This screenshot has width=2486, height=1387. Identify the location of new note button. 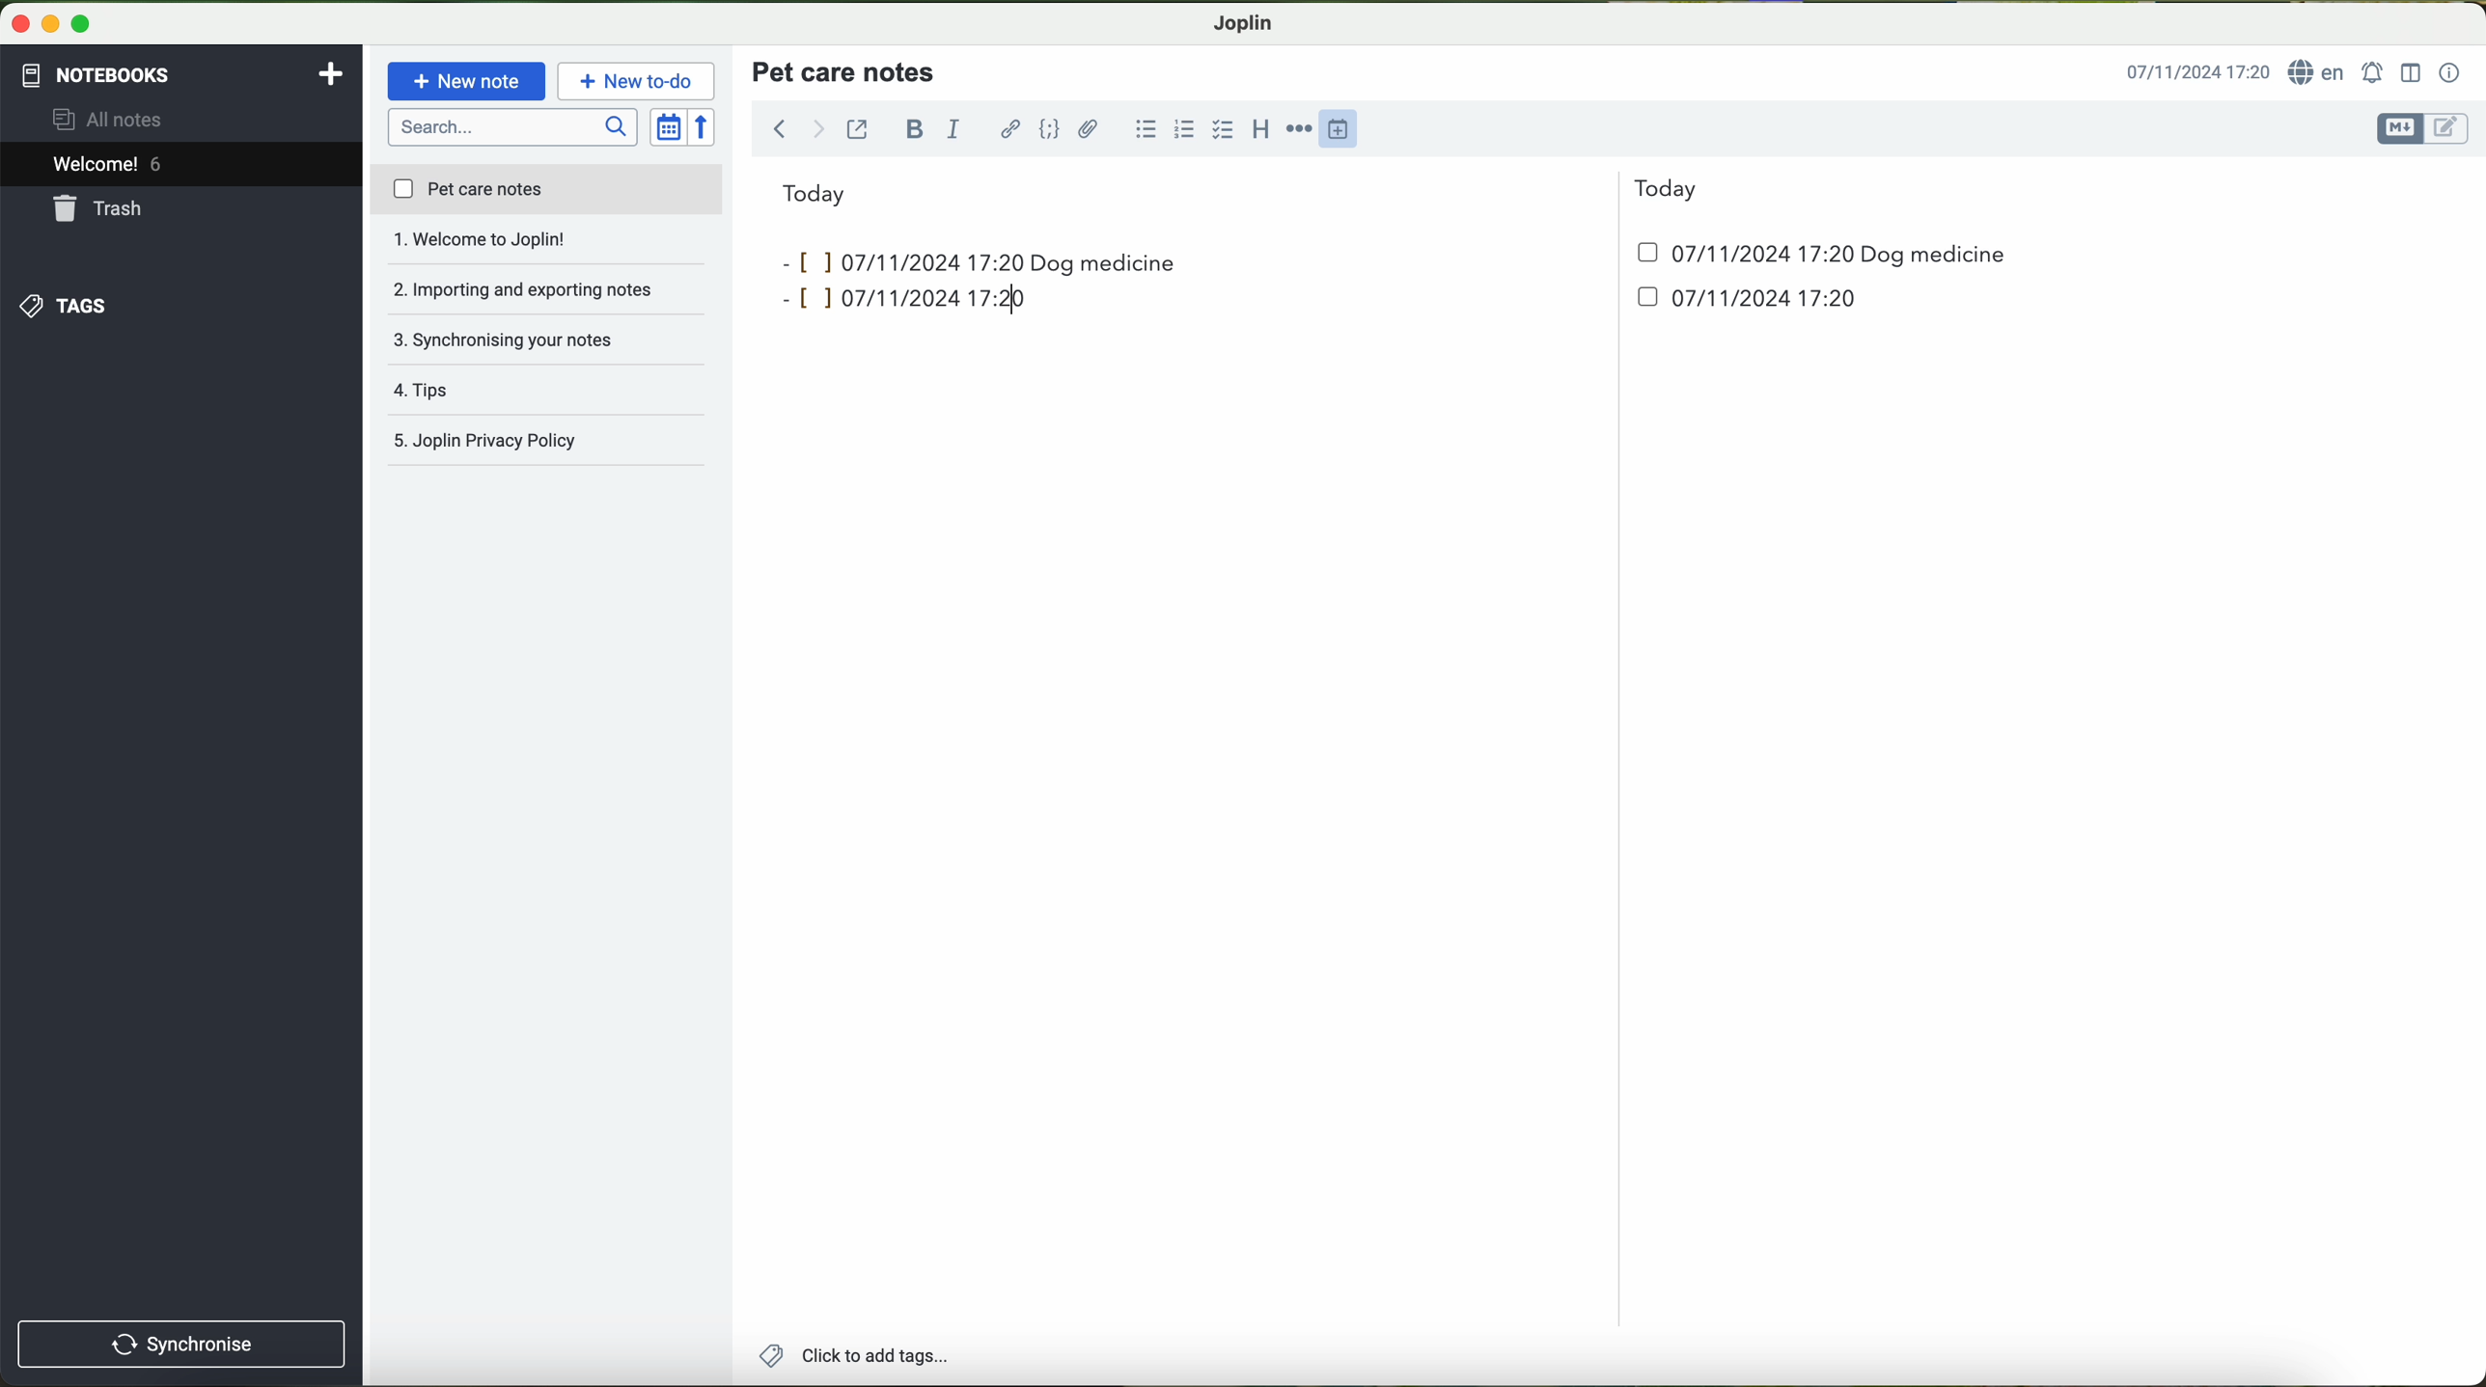
(467, 81).